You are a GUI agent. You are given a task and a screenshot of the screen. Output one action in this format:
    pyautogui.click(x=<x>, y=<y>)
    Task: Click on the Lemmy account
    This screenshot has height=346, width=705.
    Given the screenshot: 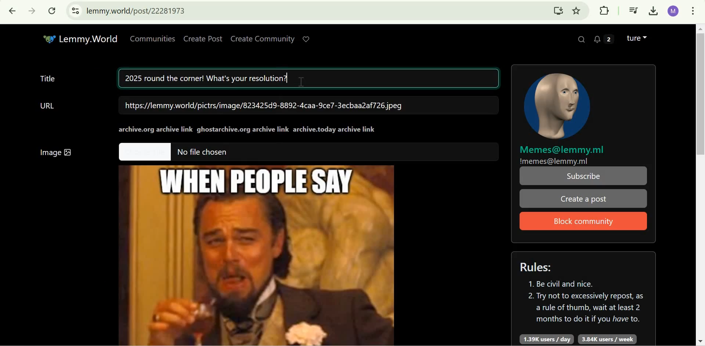 What is the action you would take?
    pyautogui.click(x=637, y=38)
    